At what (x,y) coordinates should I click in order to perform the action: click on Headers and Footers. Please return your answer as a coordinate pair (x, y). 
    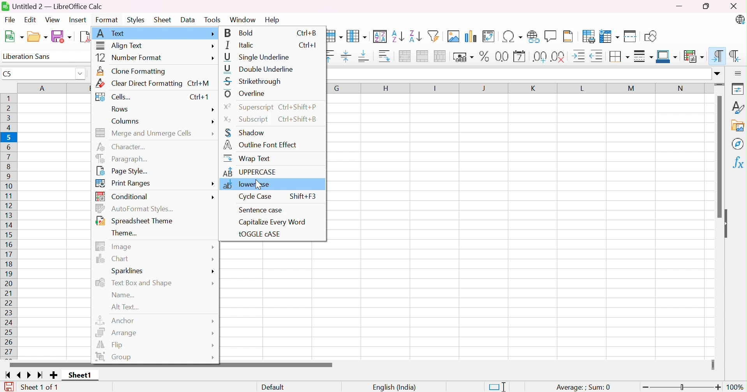
    Looking at the image, I should click on (569, 36).